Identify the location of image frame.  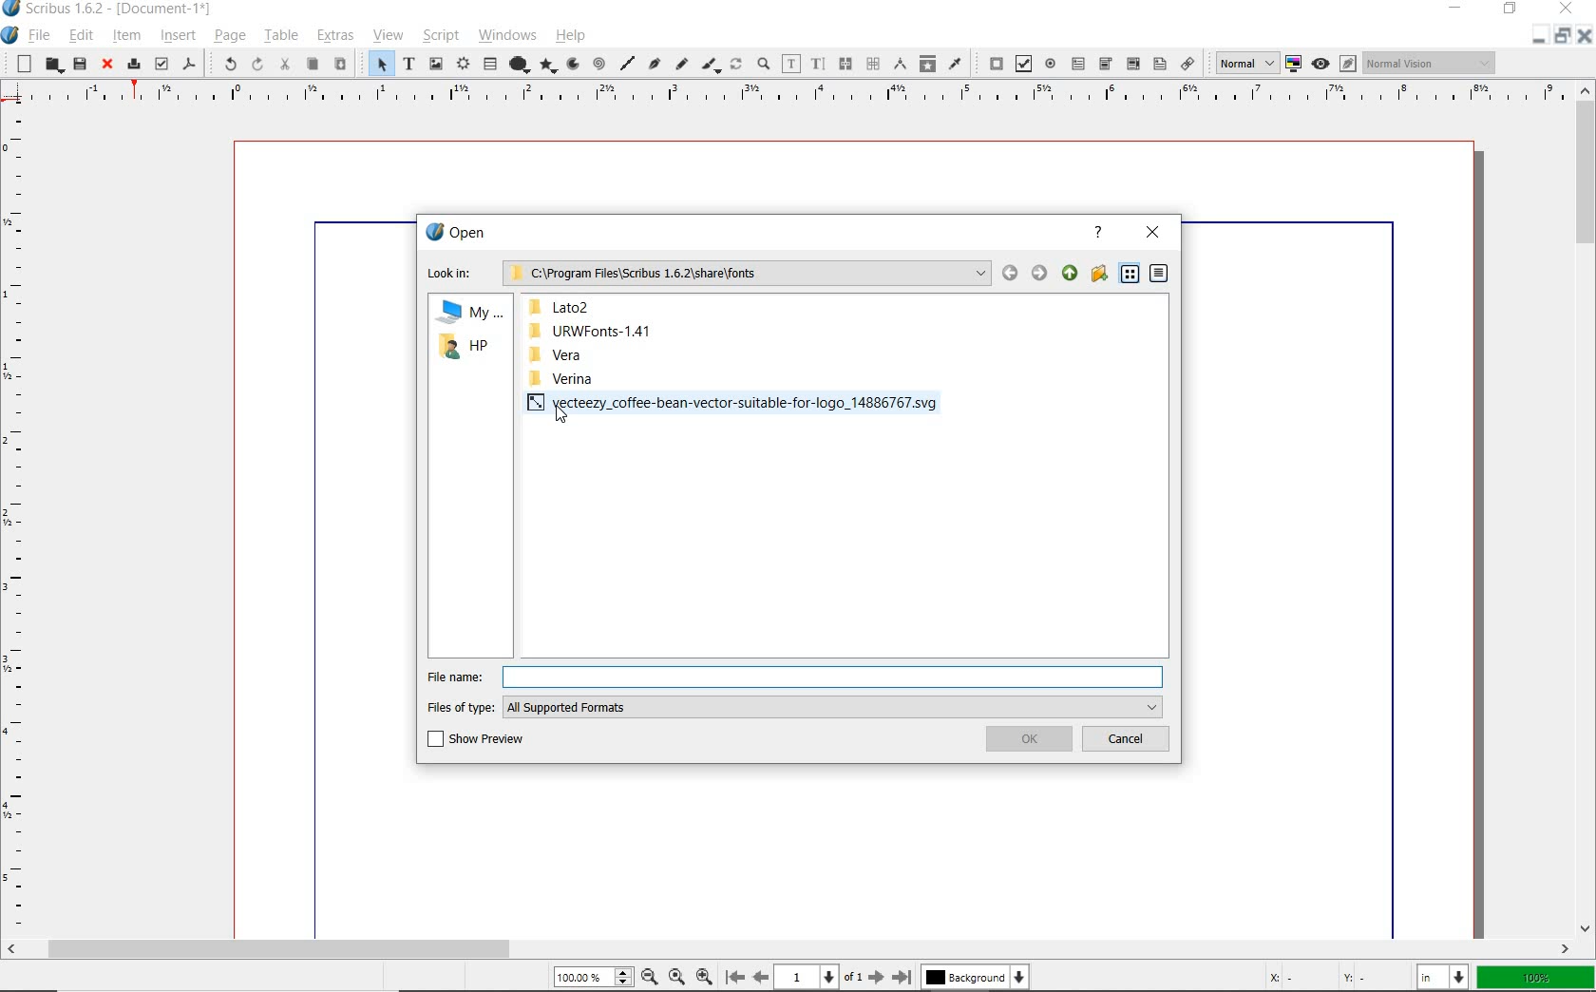
(434, 66).